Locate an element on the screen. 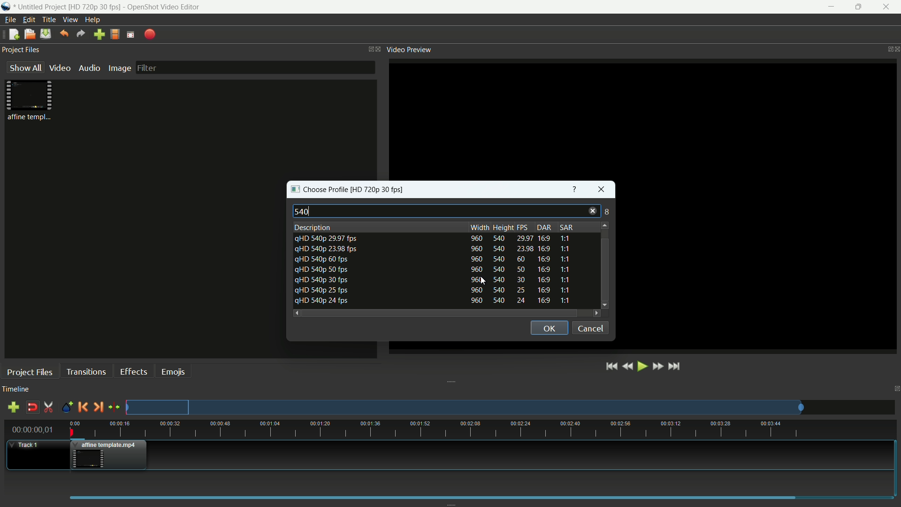  close video preview is located at coordinates (895, 48).